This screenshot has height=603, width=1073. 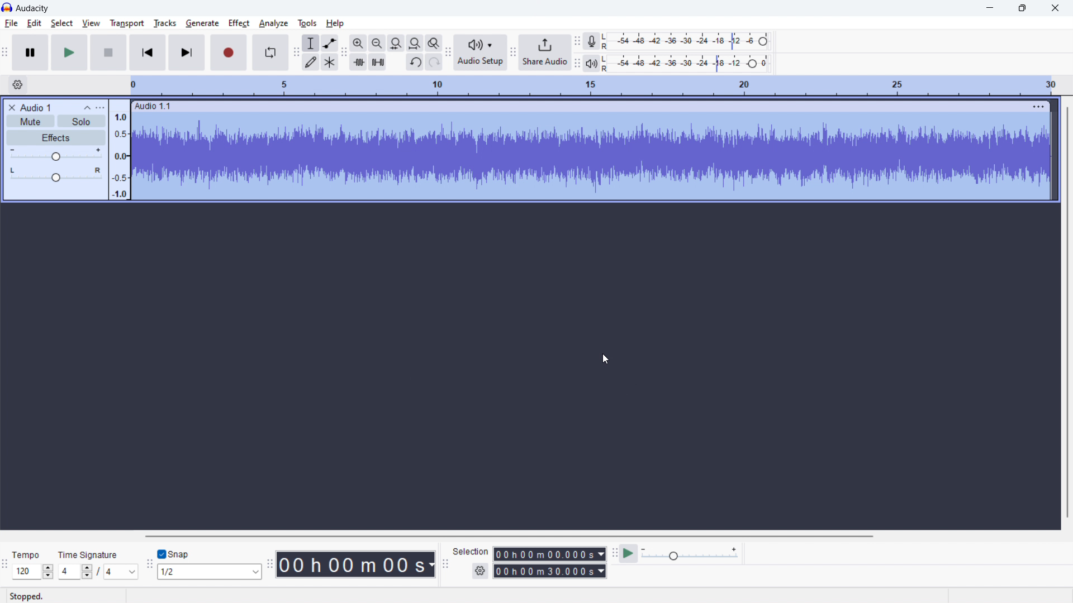 What do you see at coordinates (307, 22) in the screenshot?
I see `tools` at bounding box center [307, 22].